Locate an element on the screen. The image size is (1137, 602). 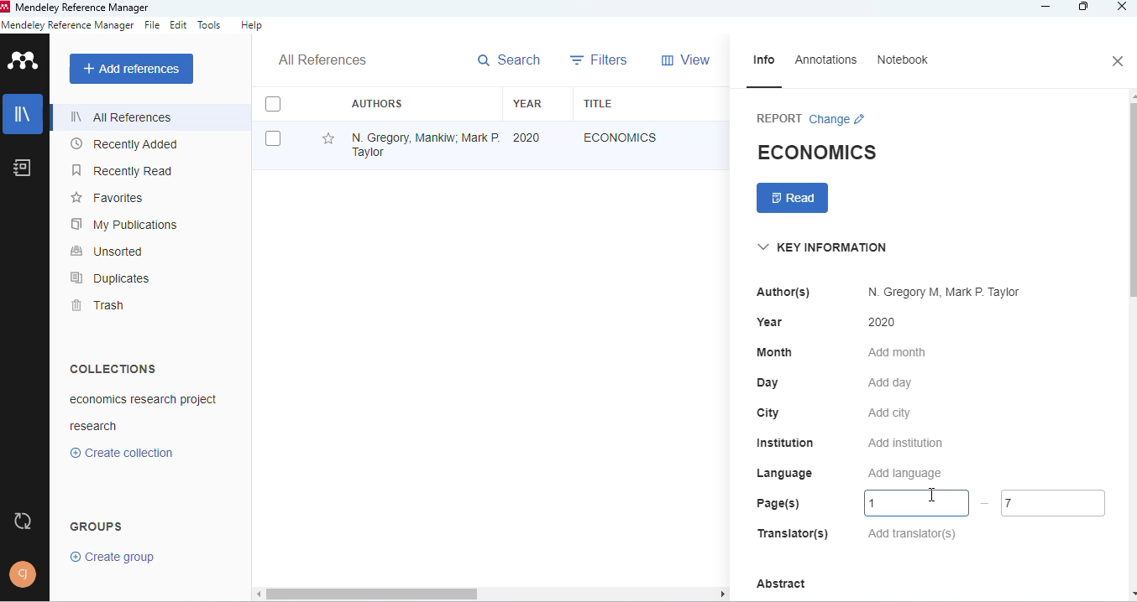
add references is located at coordinates (133, 69).